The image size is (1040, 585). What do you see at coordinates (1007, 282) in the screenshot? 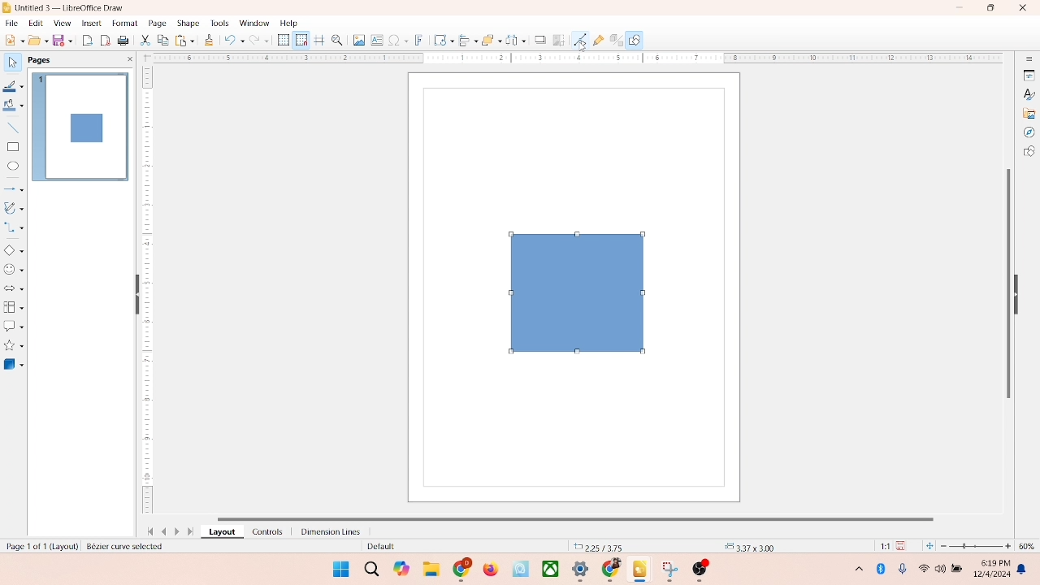
I see `vertical scroll bar` at bounding box center [1007, 282].